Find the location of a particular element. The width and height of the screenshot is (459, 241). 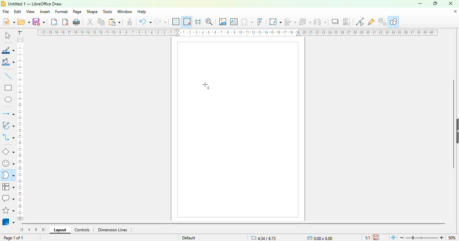

title is located at coordinates (35, 4).